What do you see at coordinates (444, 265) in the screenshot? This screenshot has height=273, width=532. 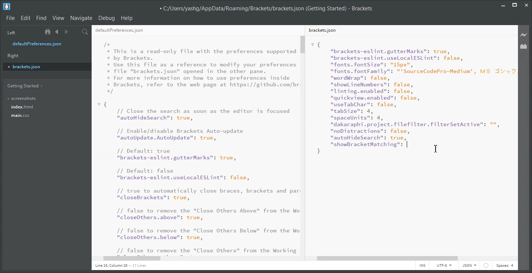 I see `UTF-8` at bounding box center [444, 265].